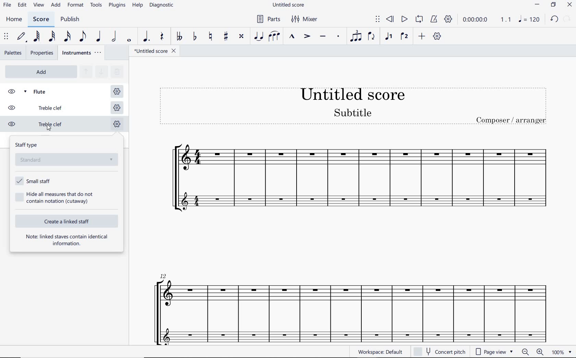  What do you see at coordinates (388, 37) in the screenshot?
I see `VOICE 1` at bounding box center [388, 37].